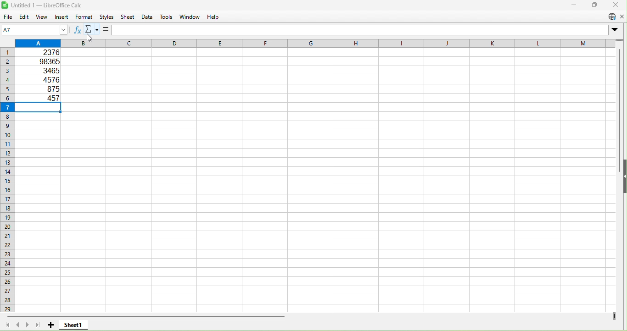 Image resolution: width=627 pixels, height=331 pixels. I want to click on Sheet1, so click(73, 324).